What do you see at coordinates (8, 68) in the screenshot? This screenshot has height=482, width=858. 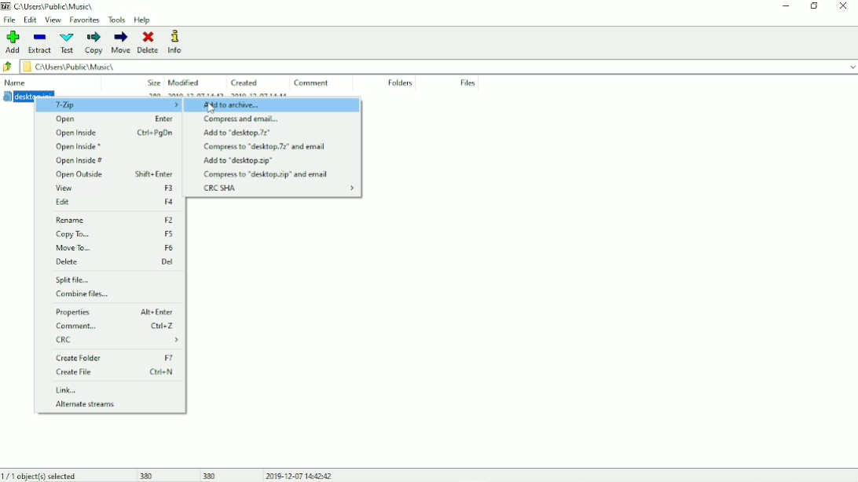 I see `Back` at bounding box center [8, 68].